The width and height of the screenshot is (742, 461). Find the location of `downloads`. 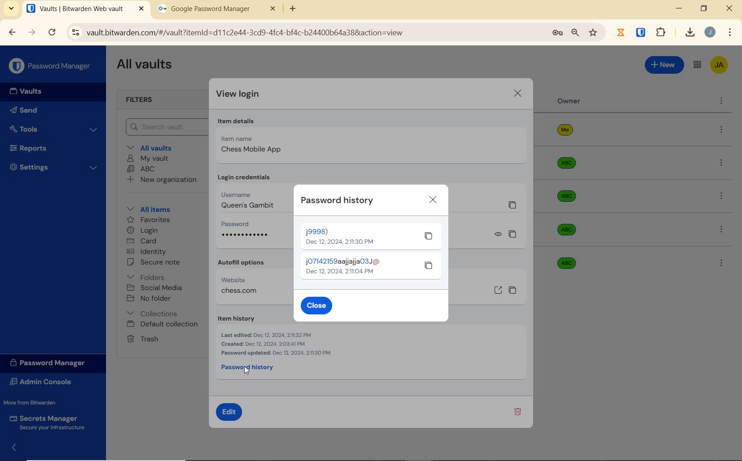

downloads is located at coordinates (687, 33).